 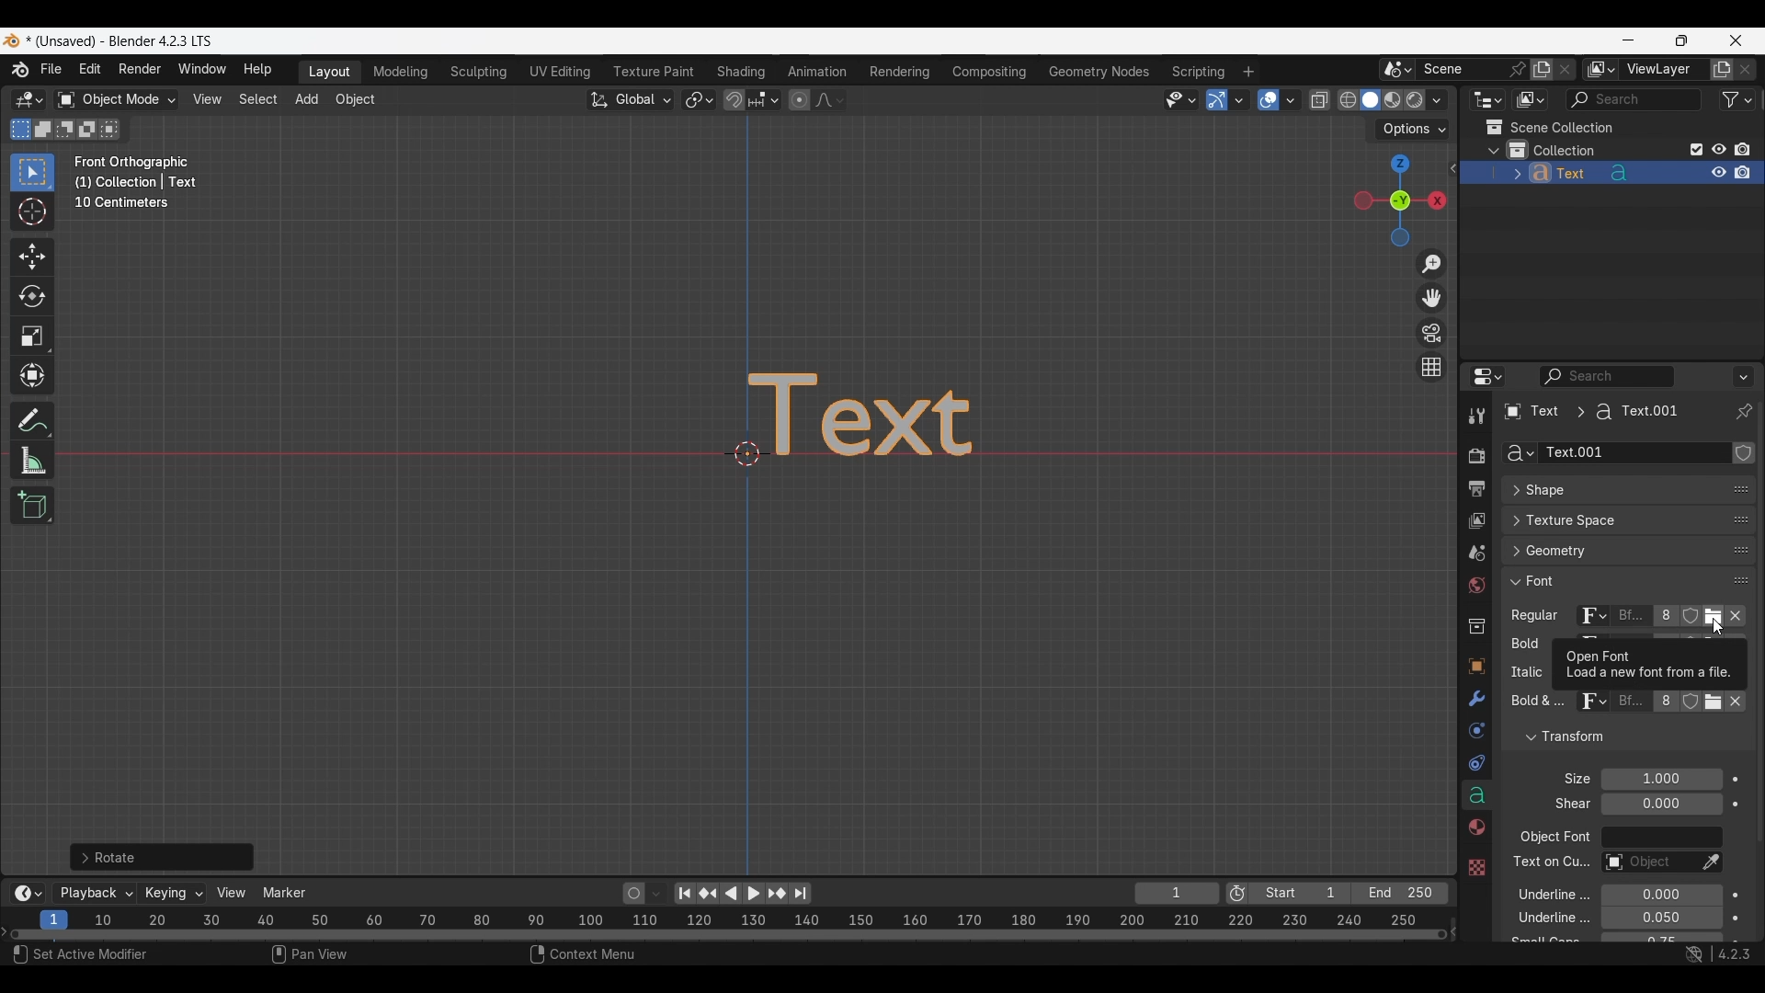 I want to click on Change in text rotation saved by pressing enter, so click(x=890, y=415).